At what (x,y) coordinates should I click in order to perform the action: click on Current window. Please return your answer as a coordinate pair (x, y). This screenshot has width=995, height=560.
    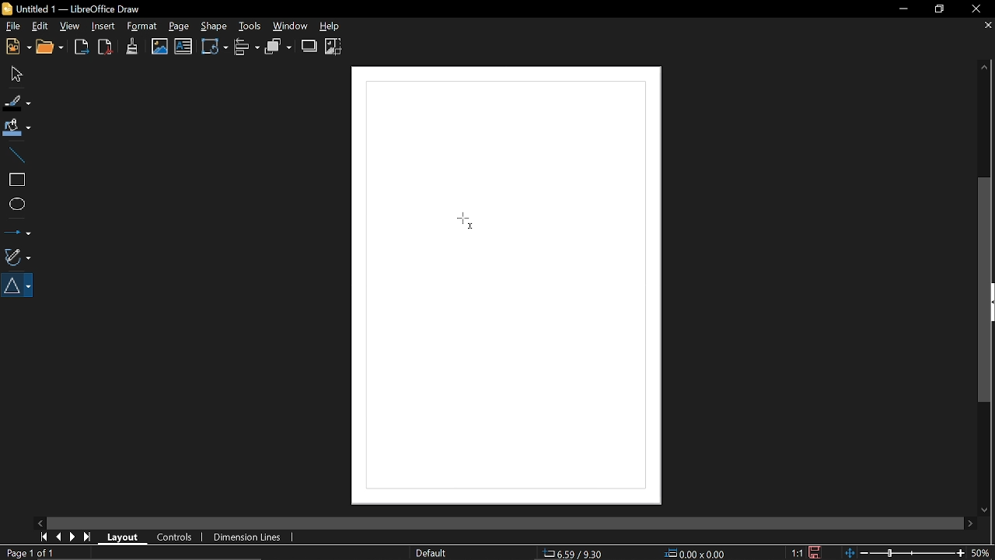
    Looking at the image, I should click on (78, 8).